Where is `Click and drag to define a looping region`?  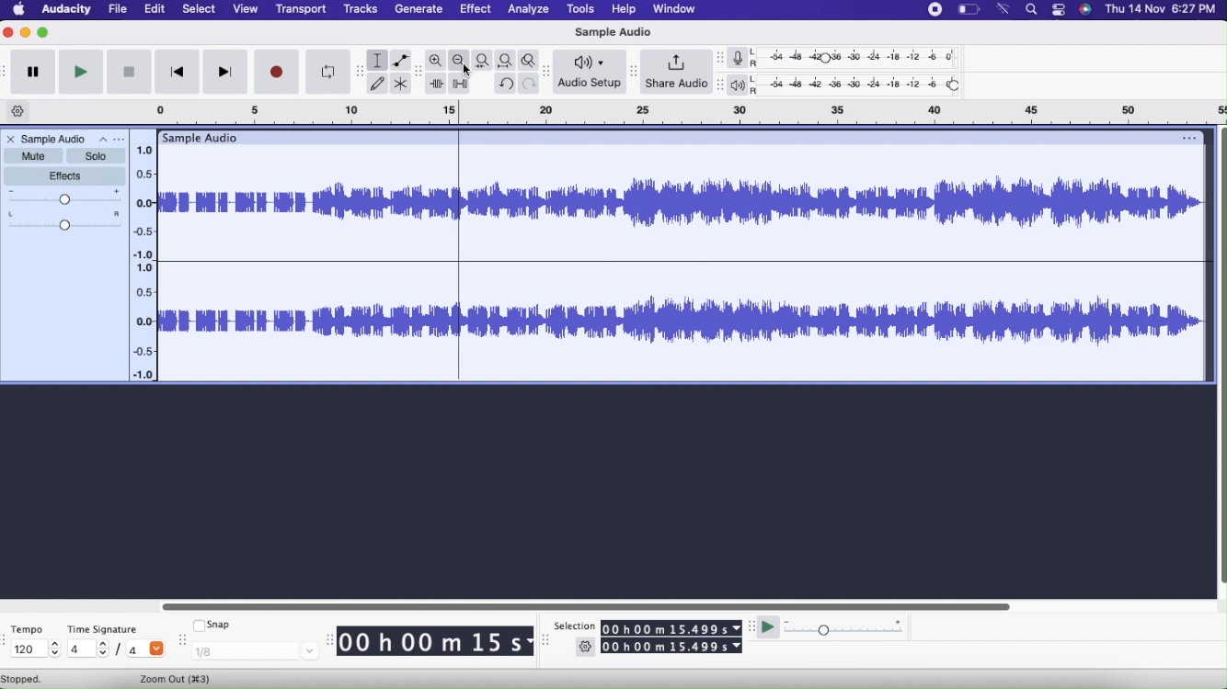
Click and drag to define a looping region is located at coordinates (701, 112).